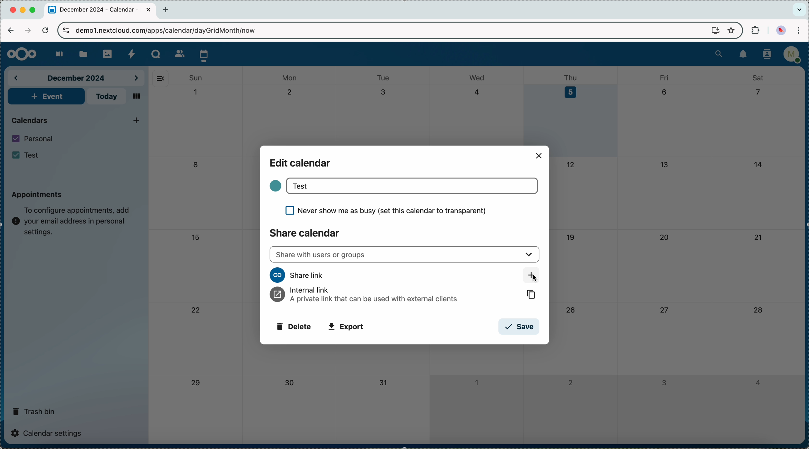  I want to click on share calendar, so click(304, 233).